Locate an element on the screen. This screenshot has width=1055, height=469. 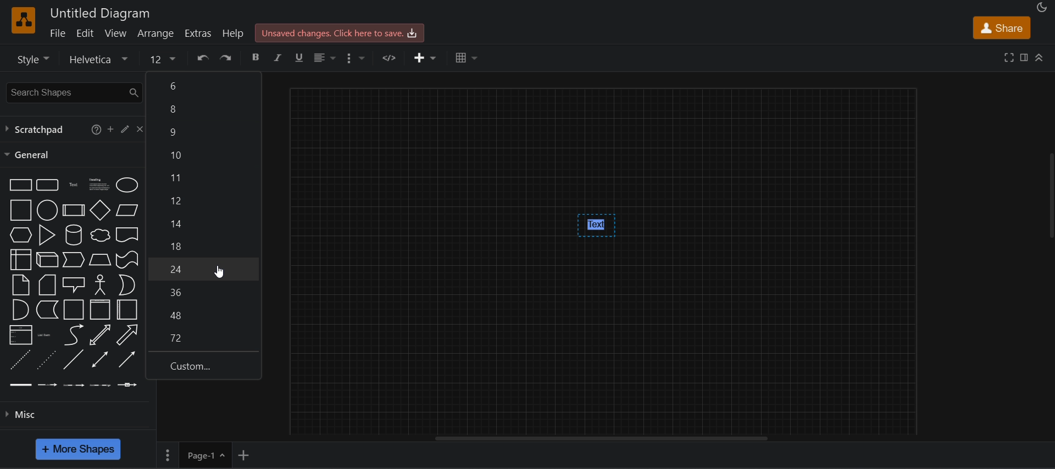
Line is located at coordinates (74, 359).